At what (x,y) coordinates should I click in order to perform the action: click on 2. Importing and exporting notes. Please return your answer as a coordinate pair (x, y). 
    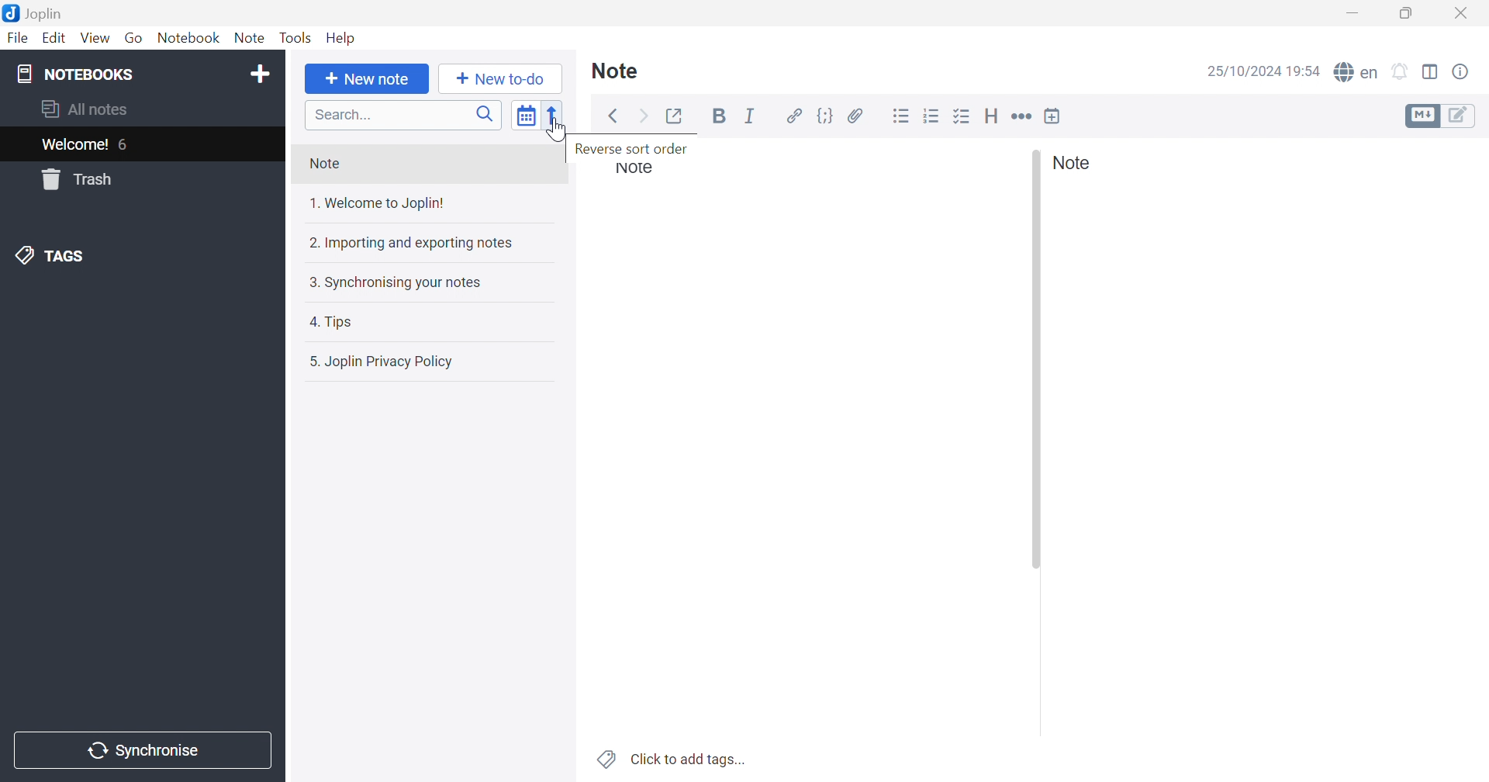
    Looking at the image, I should click on (412, 244).